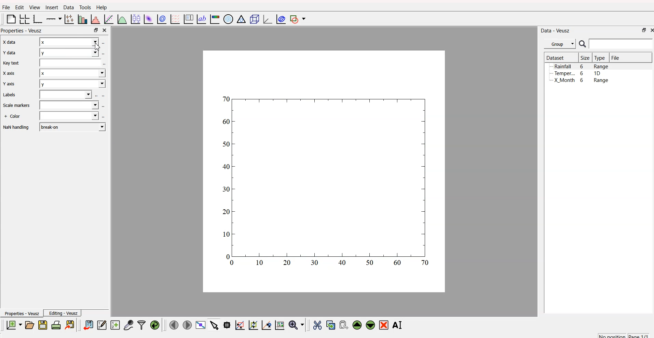 Image resolution: width=654 pixels, height=338 pixels. I want to click on Y axis, so click(9, 85).